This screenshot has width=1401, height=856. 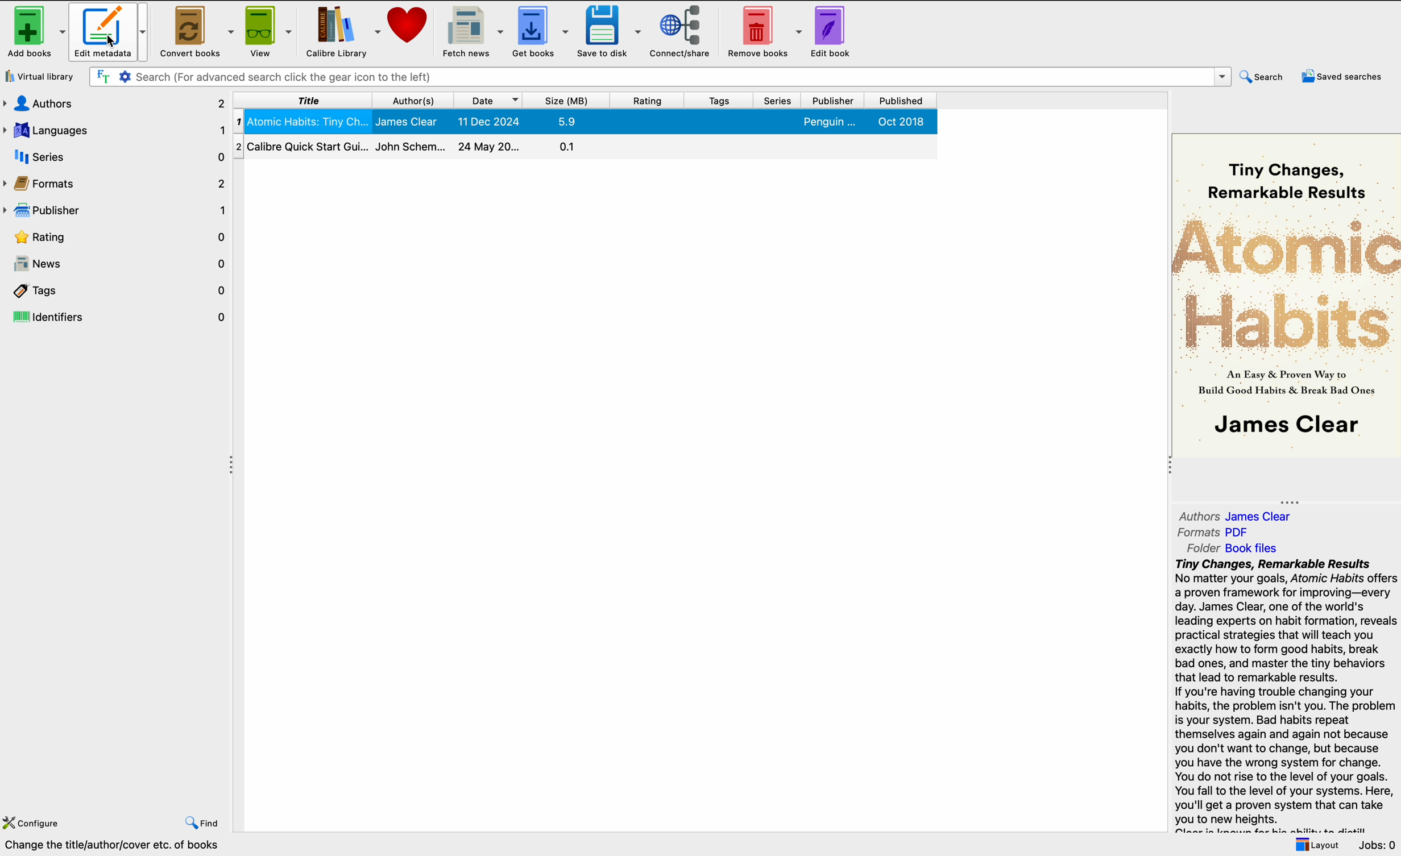 I want to click on connect/share, so click(x=680, y=32).